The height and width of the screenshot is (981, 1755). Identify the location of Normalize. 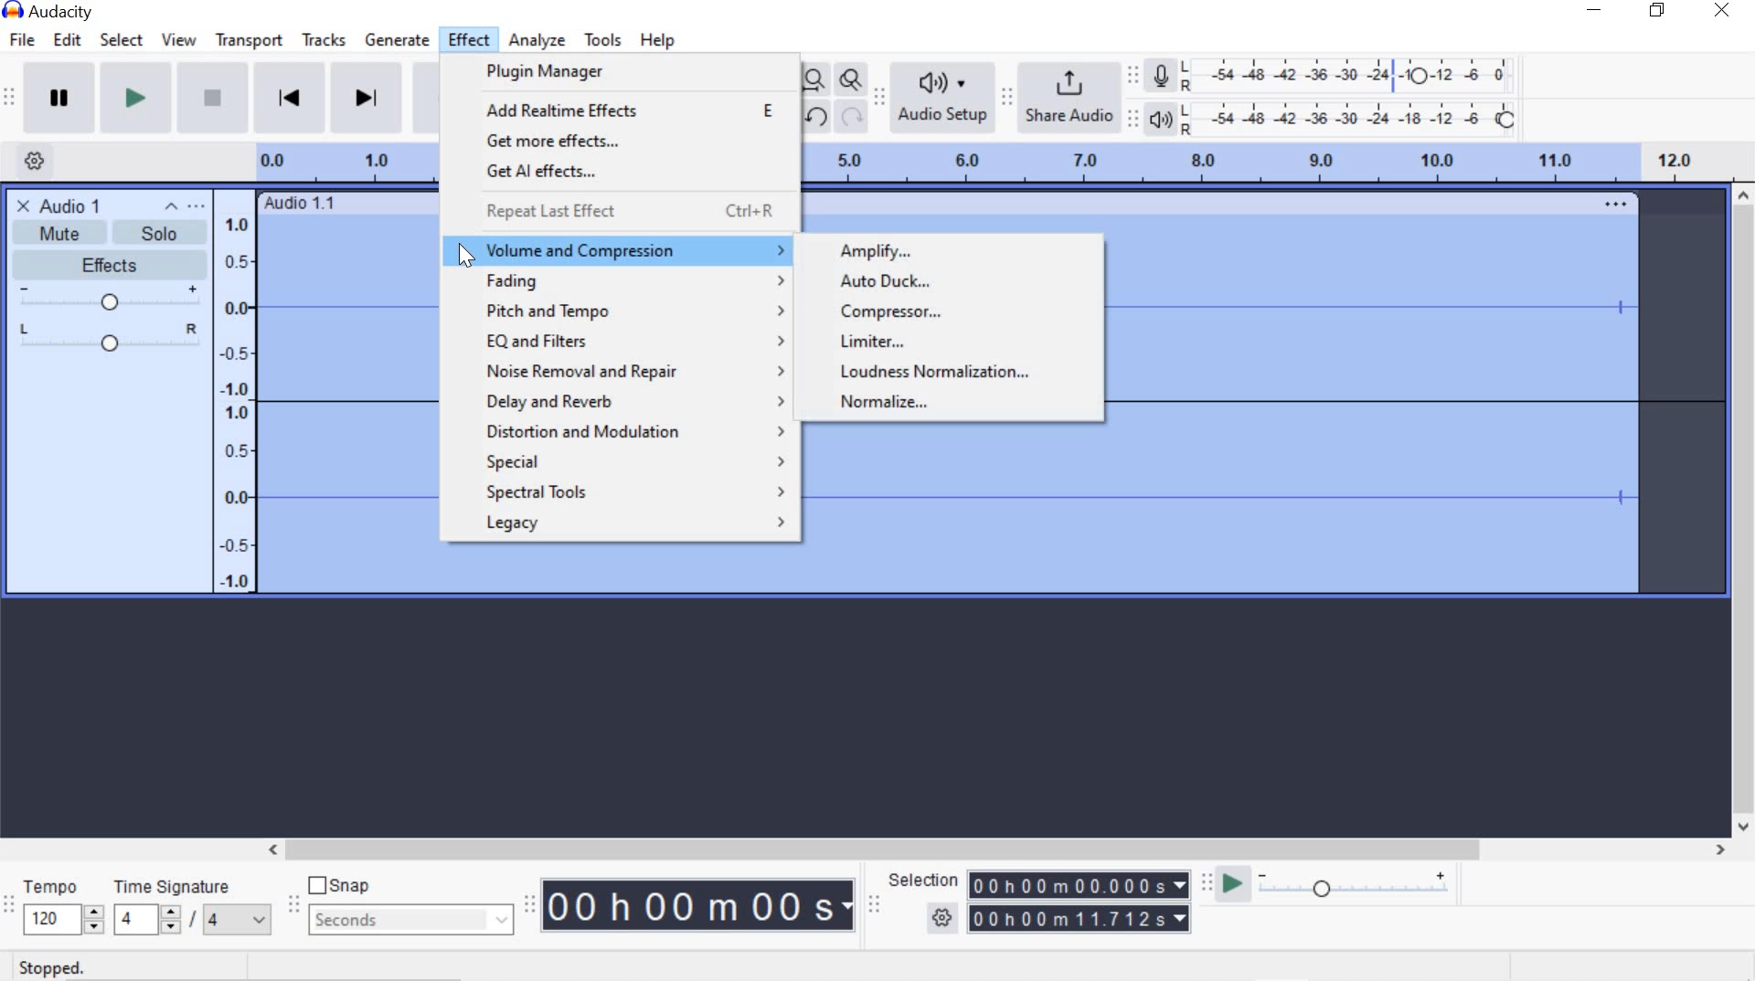
(890, 401).